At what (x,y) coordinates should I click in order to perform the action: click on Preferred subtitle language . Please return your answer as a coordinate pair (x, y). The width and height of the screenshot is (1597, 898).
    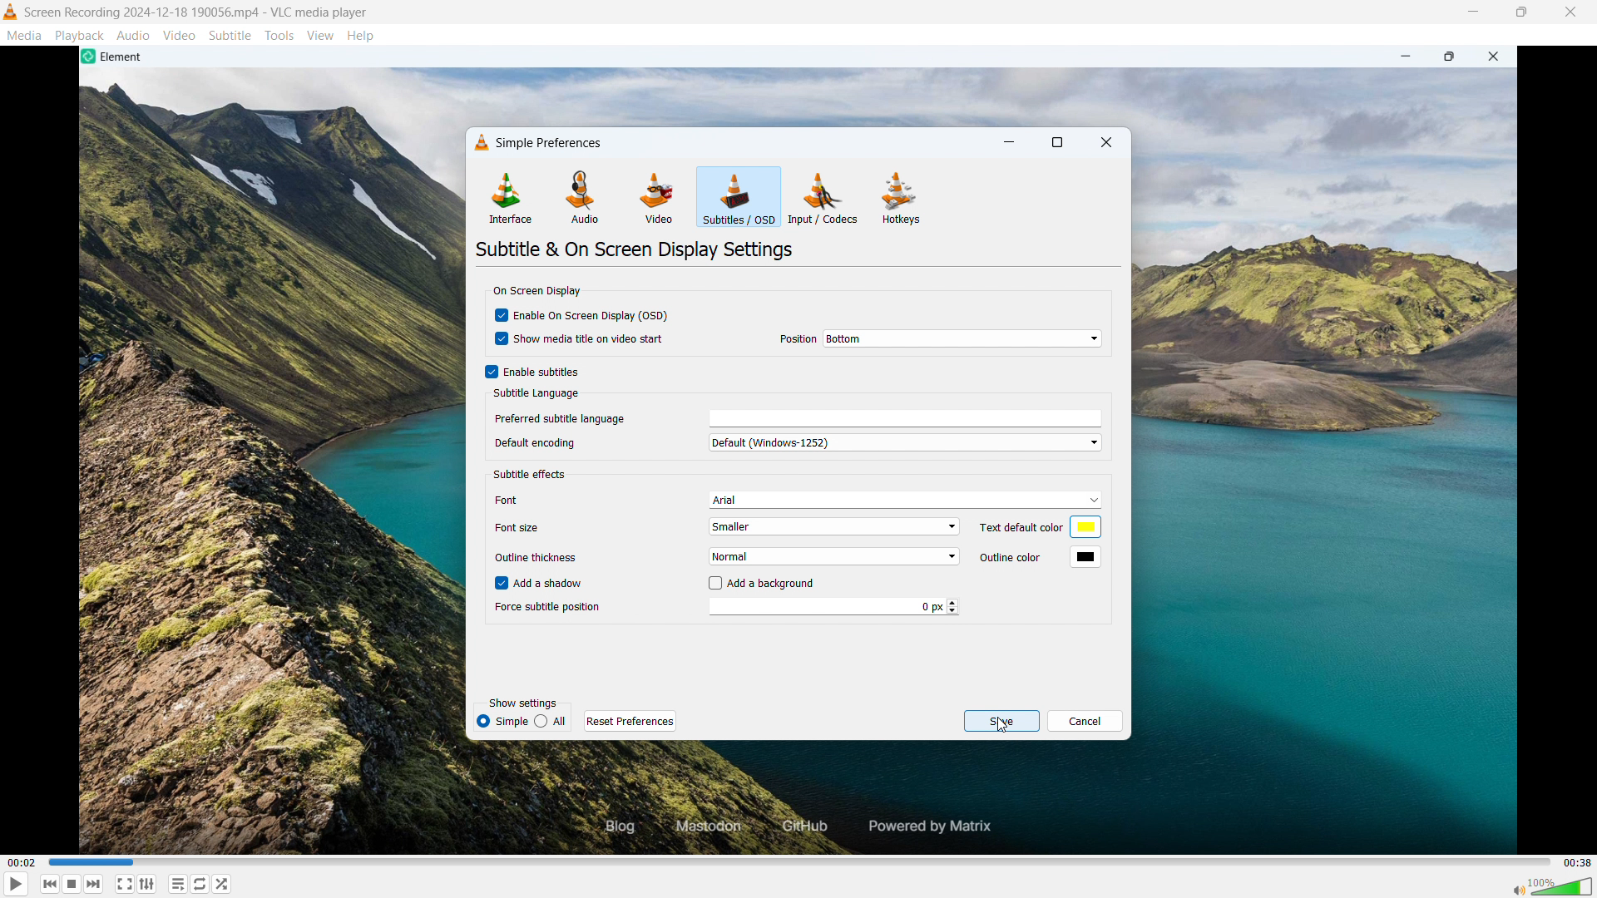
    Looking at the image, I should click on (886, 419).